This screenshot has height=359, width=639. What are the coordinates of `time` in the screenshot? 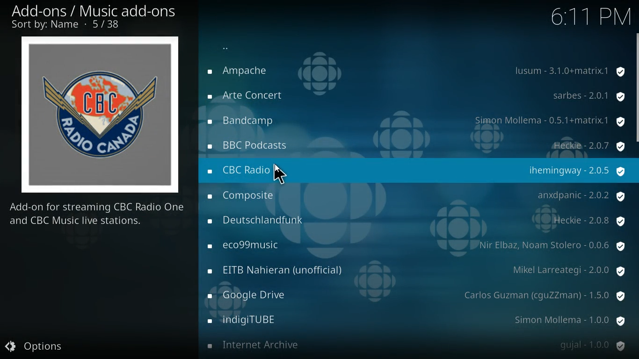 It's located at (588, 17).